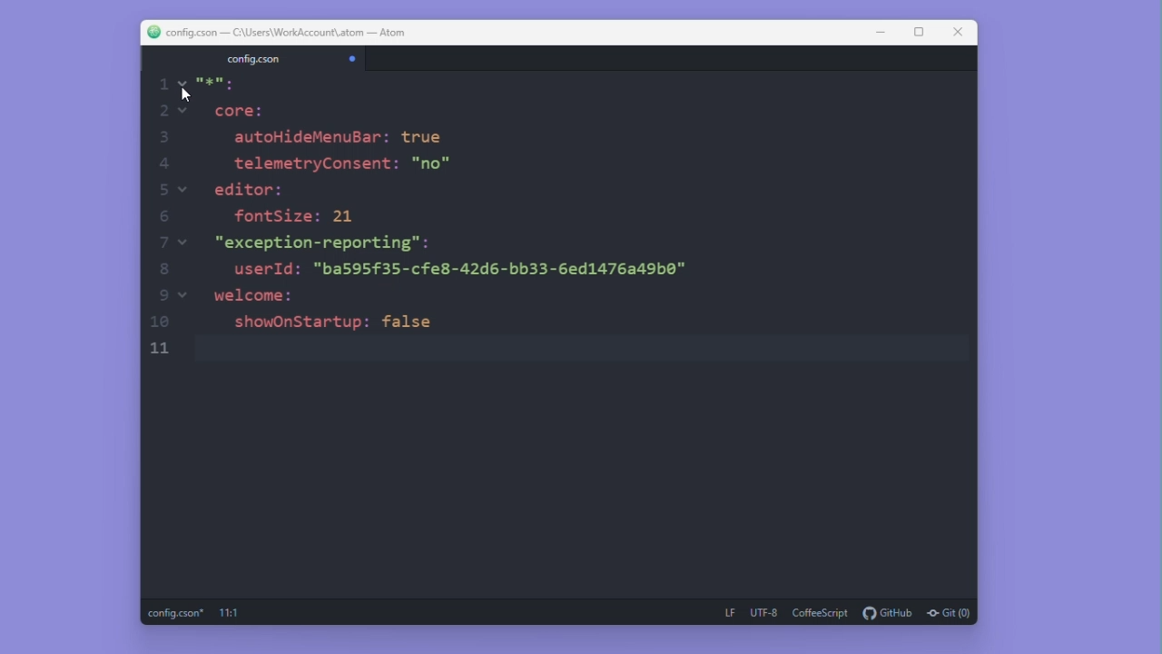 This screenshot has height=654, width=1162. I want to click on 11:1, so click(239, 612).